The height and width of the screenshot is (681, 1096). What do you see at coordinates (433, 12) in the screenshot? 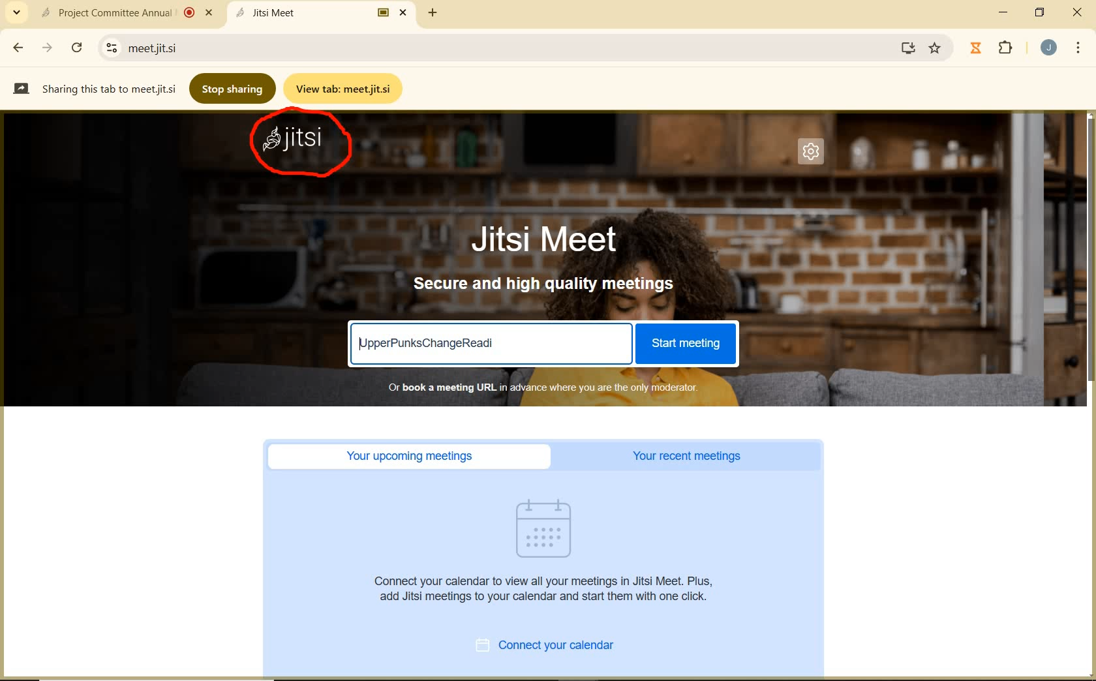
I see `ADD NEW TAB` at bounding box center [433, 12].